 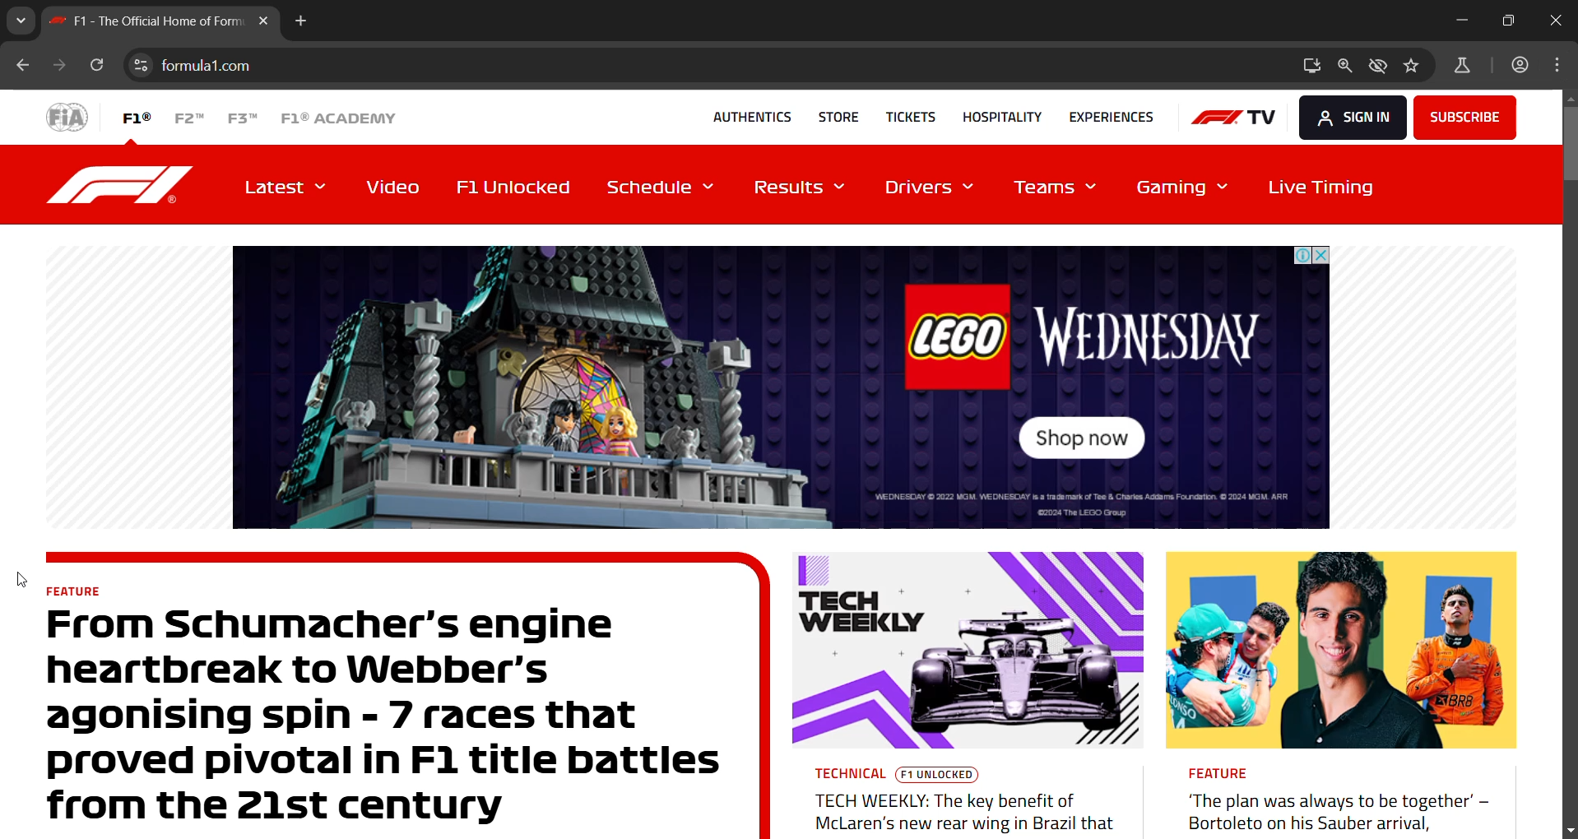 What do you see at coordinates (1346, 67) in the screenshot?
I see `zoom` at bounding box center [1346, 67].